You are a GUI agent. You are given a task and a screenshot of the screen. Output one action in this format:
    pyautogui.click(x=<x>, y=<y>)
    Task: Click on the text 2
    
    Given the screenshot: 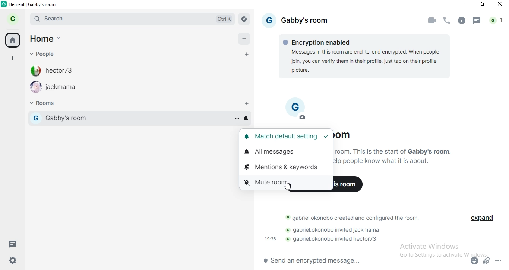 What is the action you would take?
    pyautogui.click(x=354, y=218)
    